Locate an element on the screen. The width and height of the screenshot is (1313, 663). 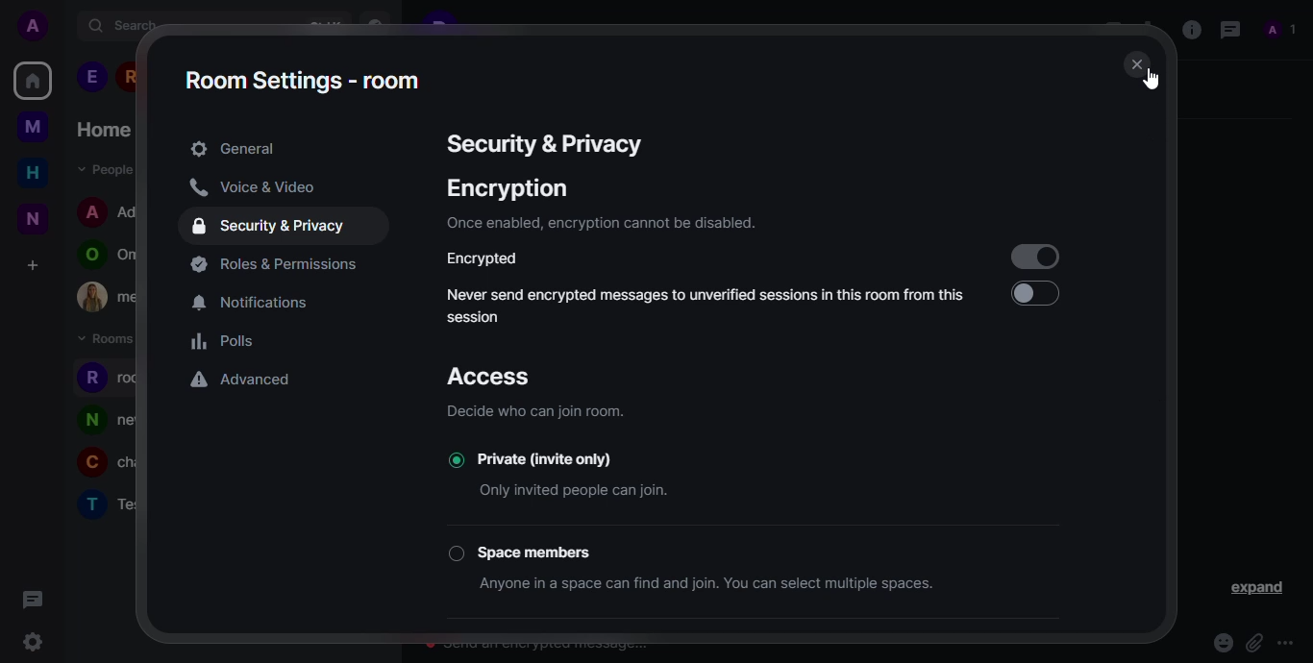
Security & Privacy is located at coordinates (279, 230).